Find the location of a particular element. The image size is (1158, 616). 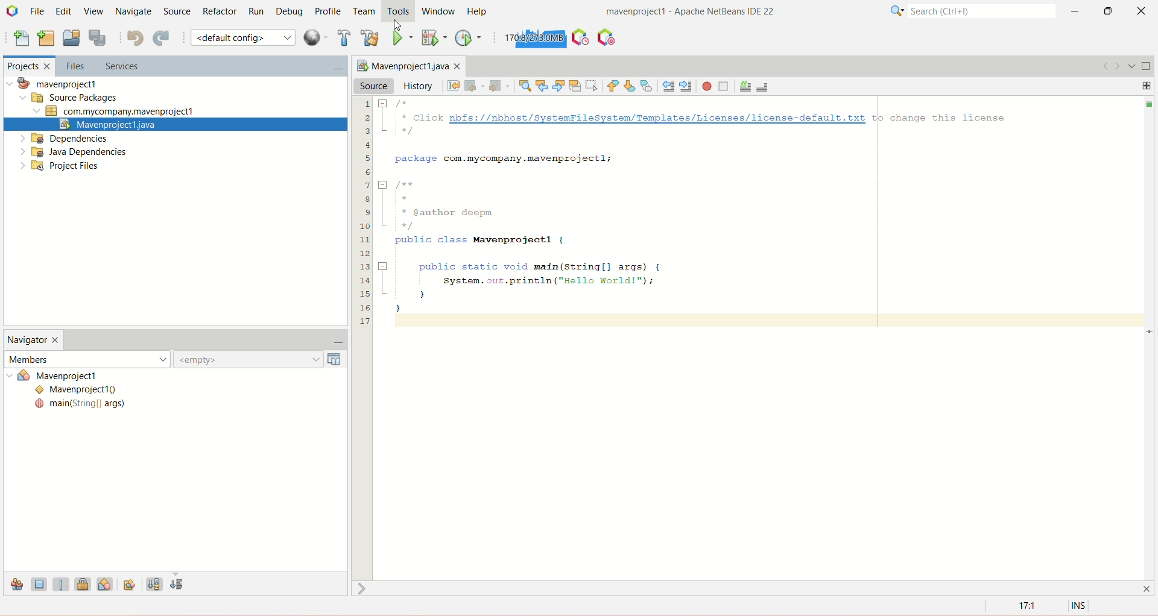

toggle highlight search is located at coordinates (575, 86).